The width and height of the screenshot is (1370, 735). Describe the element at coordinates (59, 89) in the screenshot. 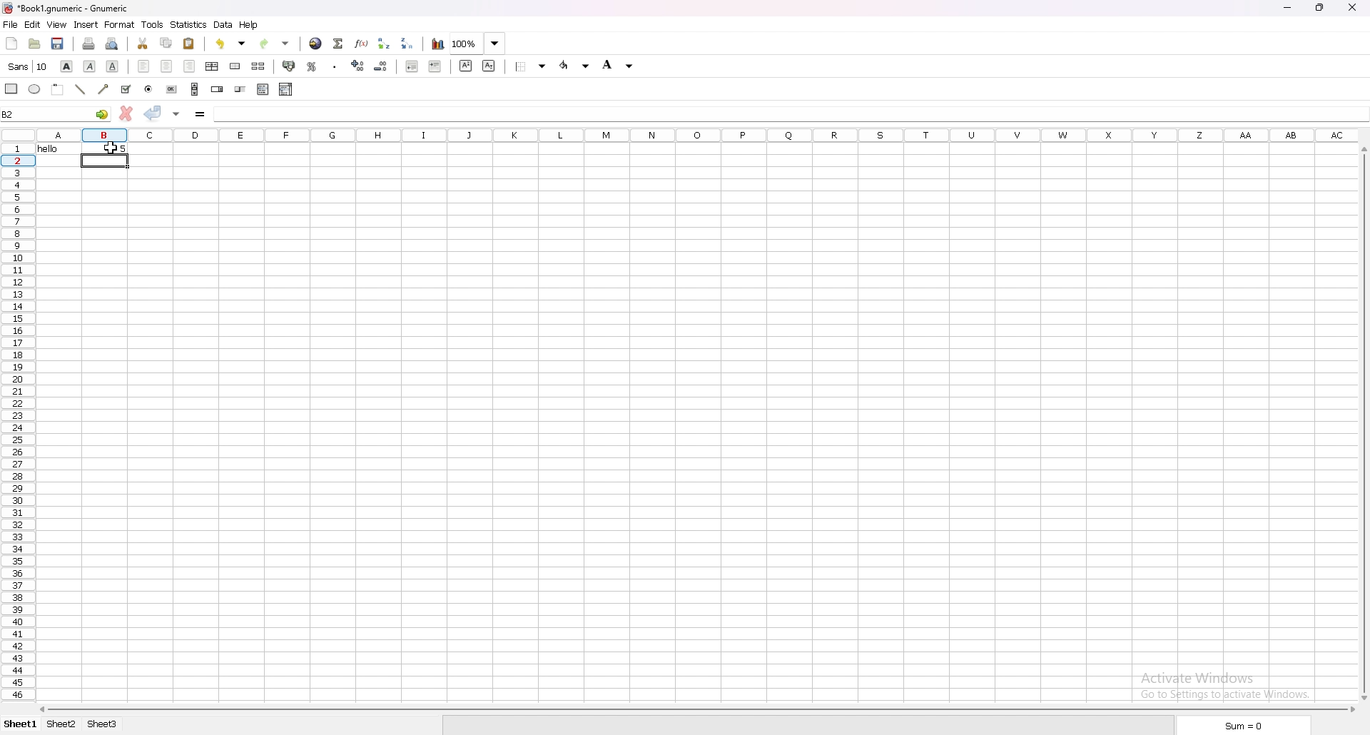

I see `create frame` at that location.